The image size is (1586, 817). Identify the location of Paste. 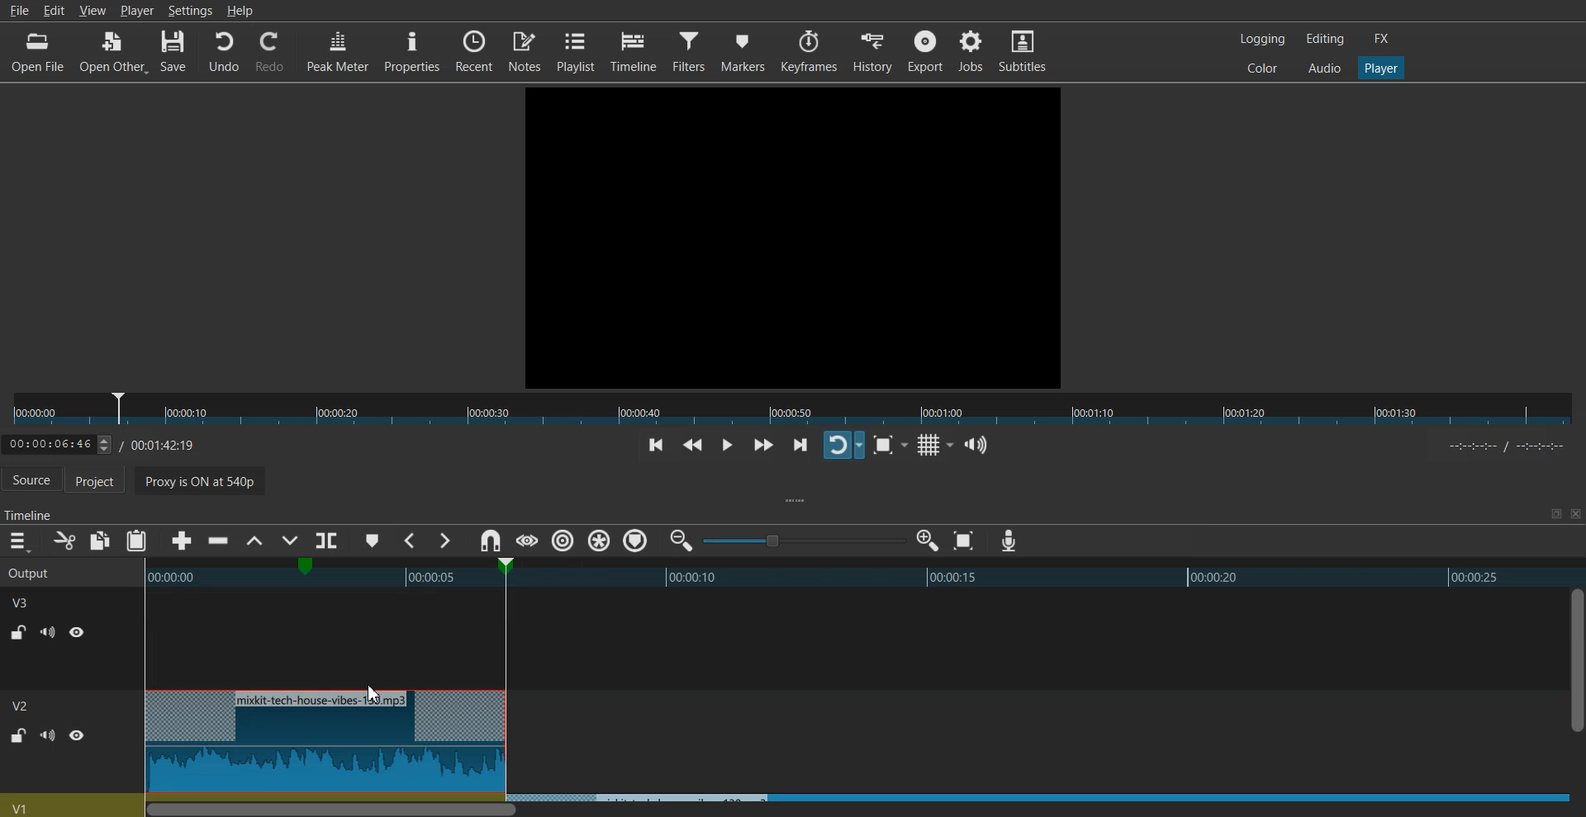
(136, 541).